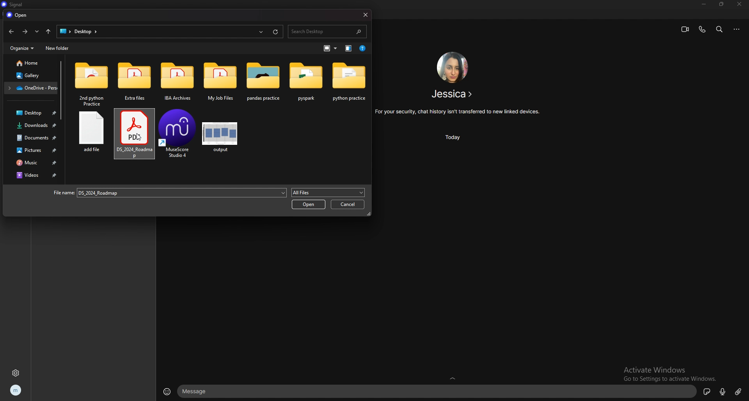 Image resolution: width=749 pixels, height=401 pixels. What do you see at coordinates (438, 392) in the screenshot?
I see `text input` at bounding box center [438, 392].